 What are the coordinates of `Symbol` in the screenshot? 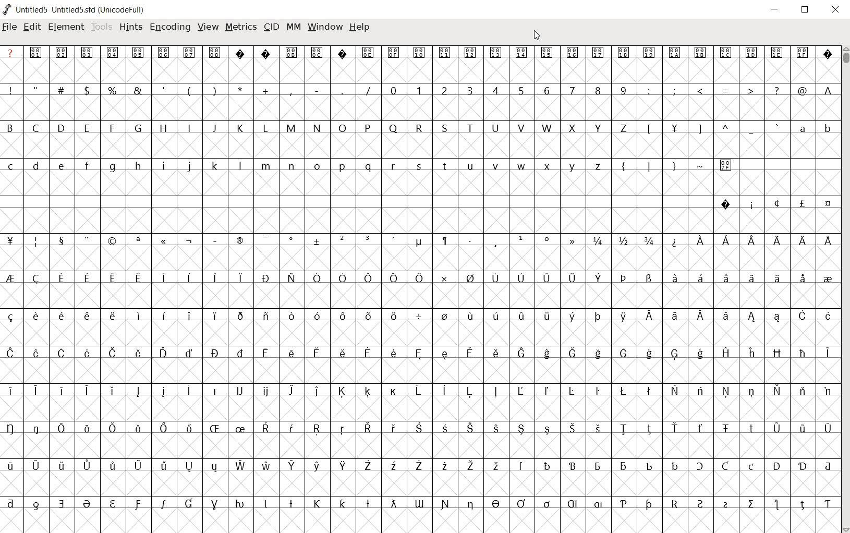 It's located at (214, 390).